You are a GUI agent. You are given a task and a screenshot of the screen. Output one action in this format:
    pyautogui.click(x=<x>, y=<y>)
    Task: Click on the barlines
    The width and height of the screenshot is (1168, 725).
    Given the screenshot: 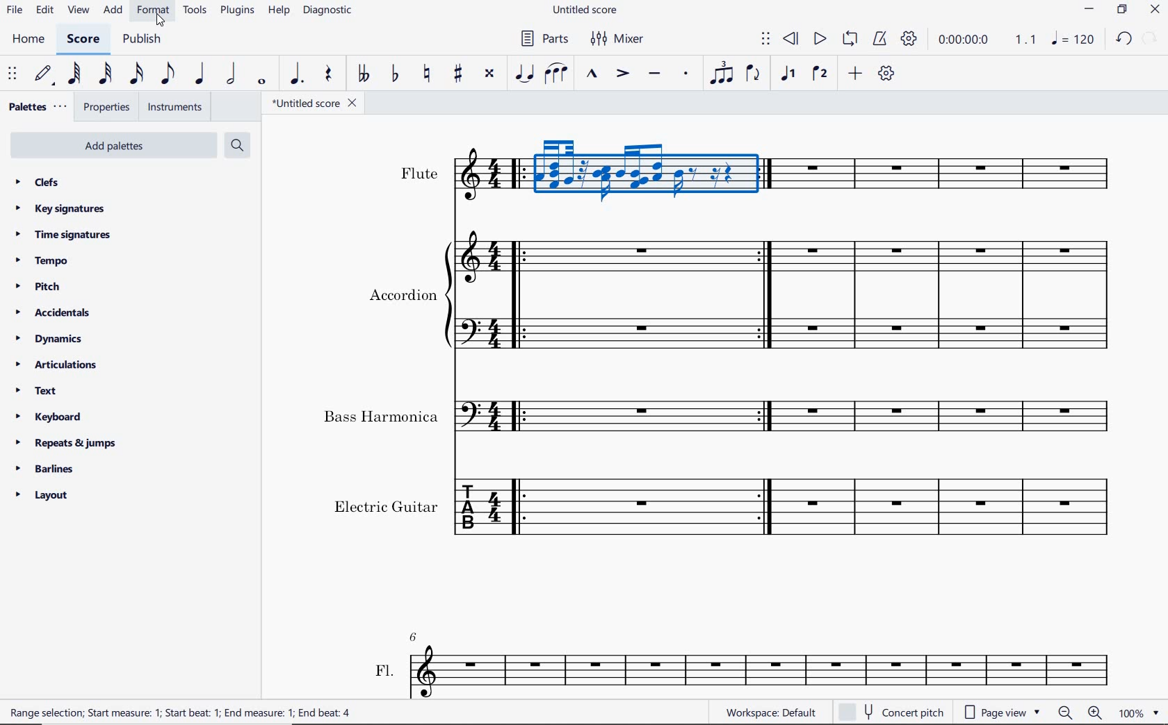 What is the action you would take?
    pyautogui.click(x=44, y=468)
    